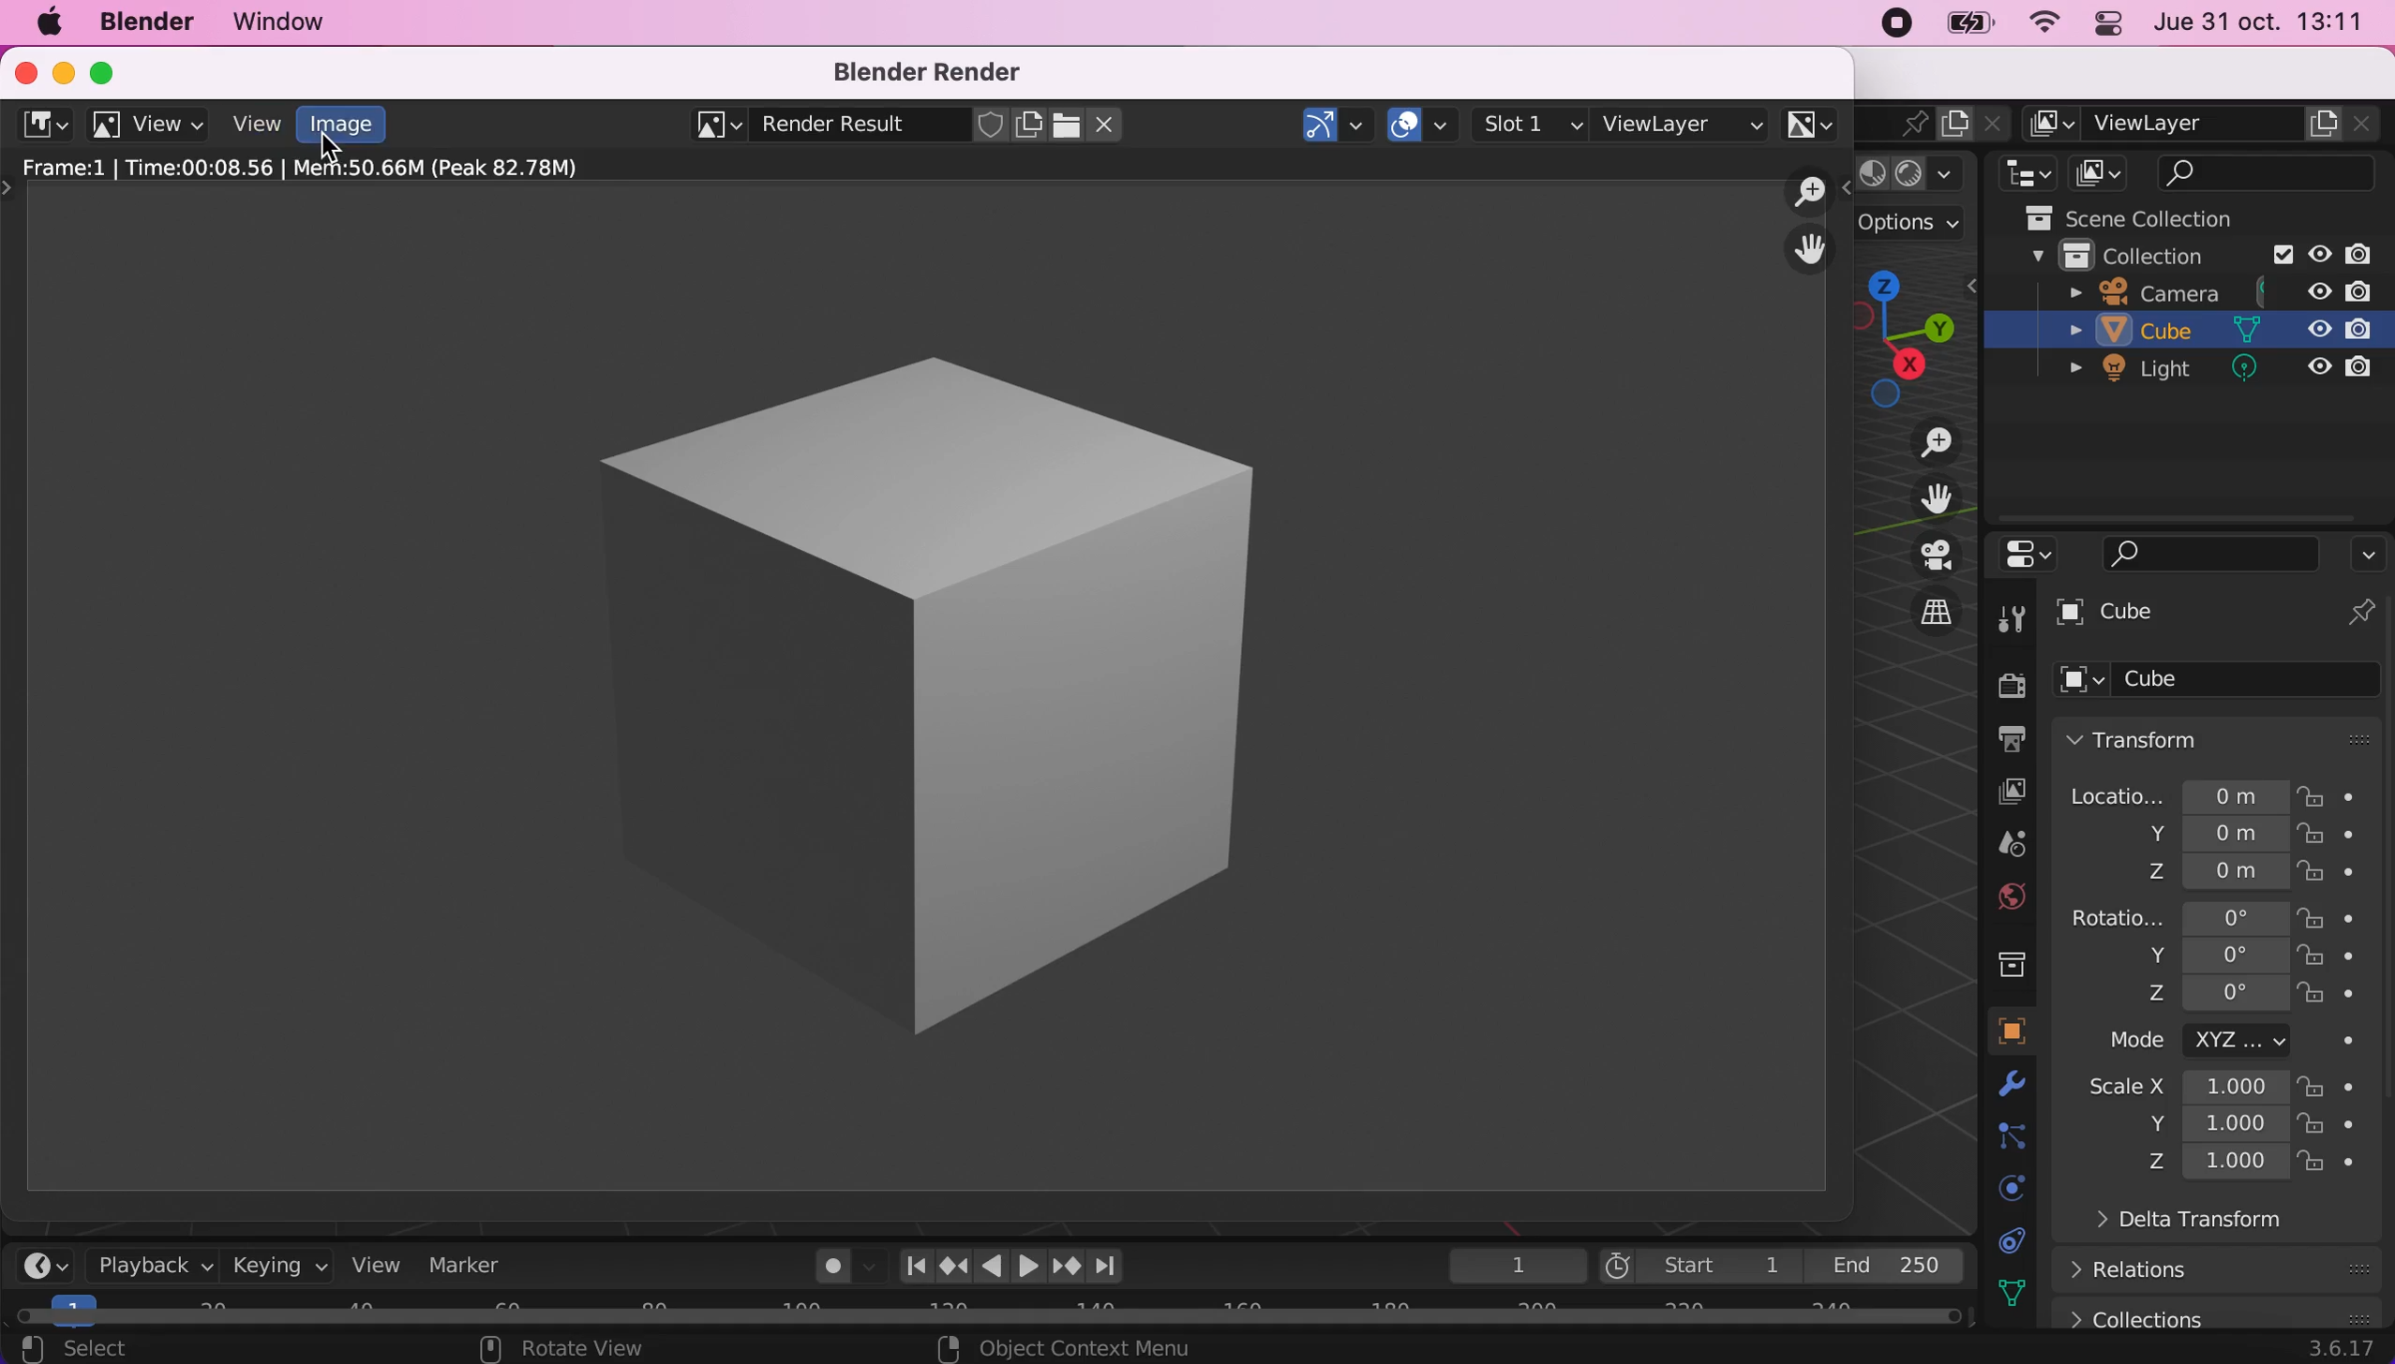 The height and width of the screenshot is (1364, 2395). I want to click on editor type, so click(2022, 556).